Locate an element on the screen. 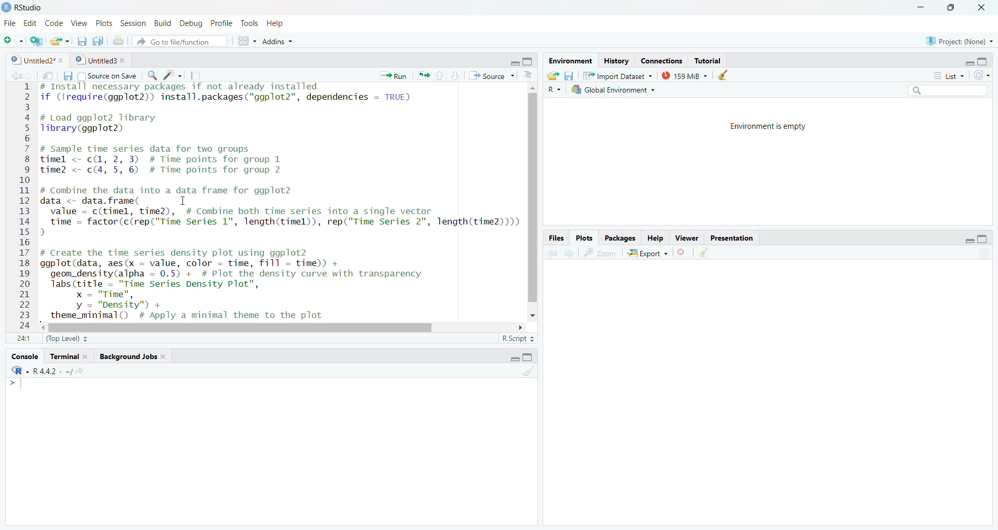  R is located at coordinates (19, 370).